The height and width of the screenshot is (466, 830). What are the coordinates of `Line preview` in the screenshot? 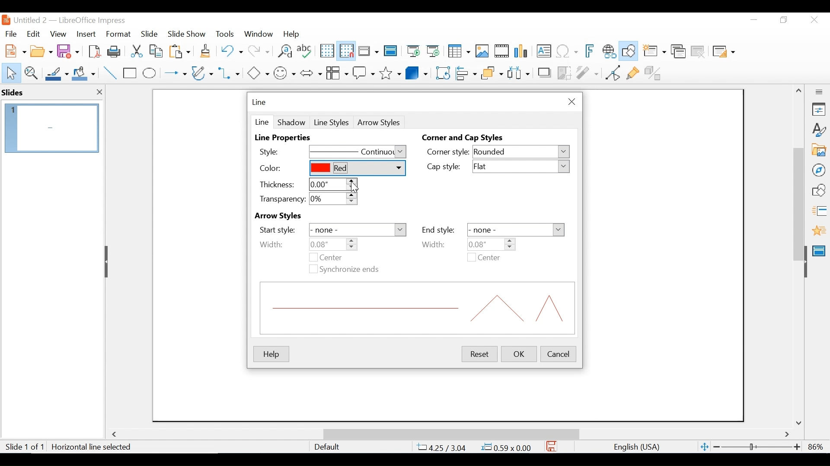 It's located at (418, 308).